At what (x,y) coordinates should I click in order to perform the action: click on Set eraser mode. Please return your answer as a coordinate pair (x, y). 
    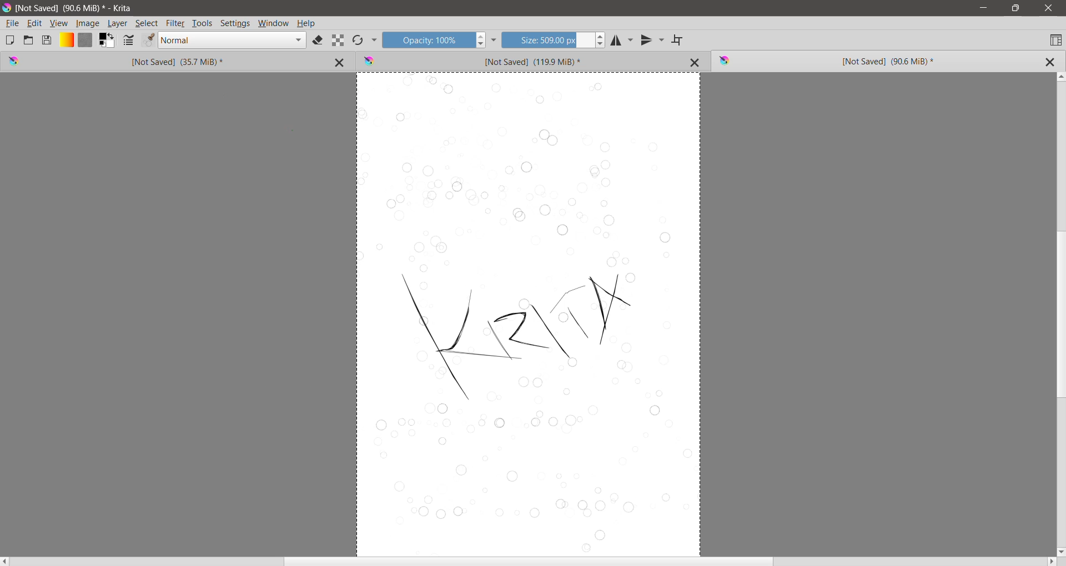
    Looking at the image, I should click on (319, 41).